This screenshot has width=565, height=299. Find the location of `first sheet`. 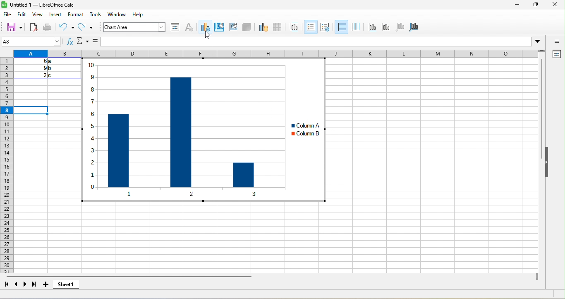

first sheet is located at coordinates (7, 285).